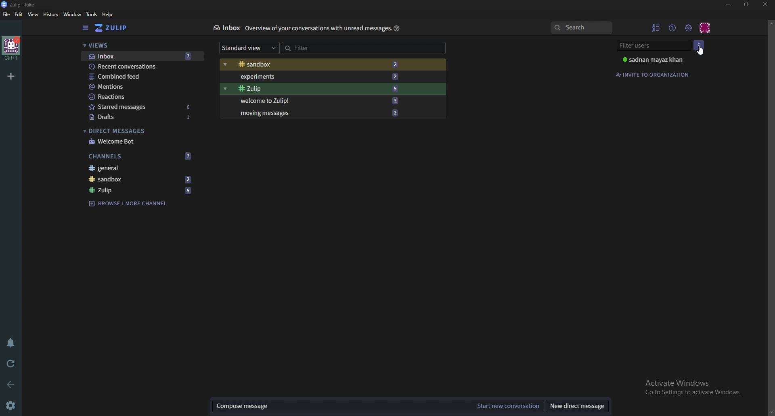  What do you see at coordinates (747, 5) in the screenshot?
I see `resize` at bounding box center [747, 5].